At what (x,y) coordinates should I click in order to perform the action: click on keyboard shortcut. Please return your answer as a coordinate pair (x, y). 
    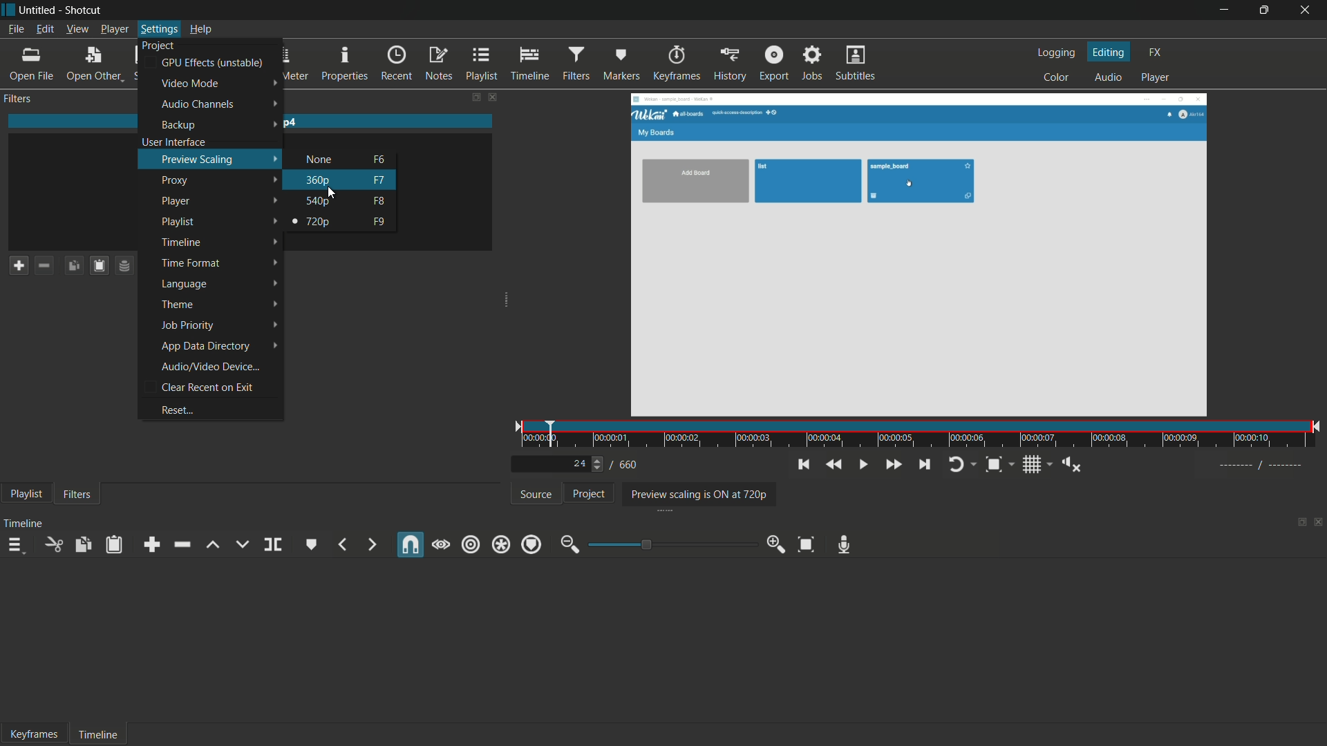
    Looking at the image, I should click on (379, 160).